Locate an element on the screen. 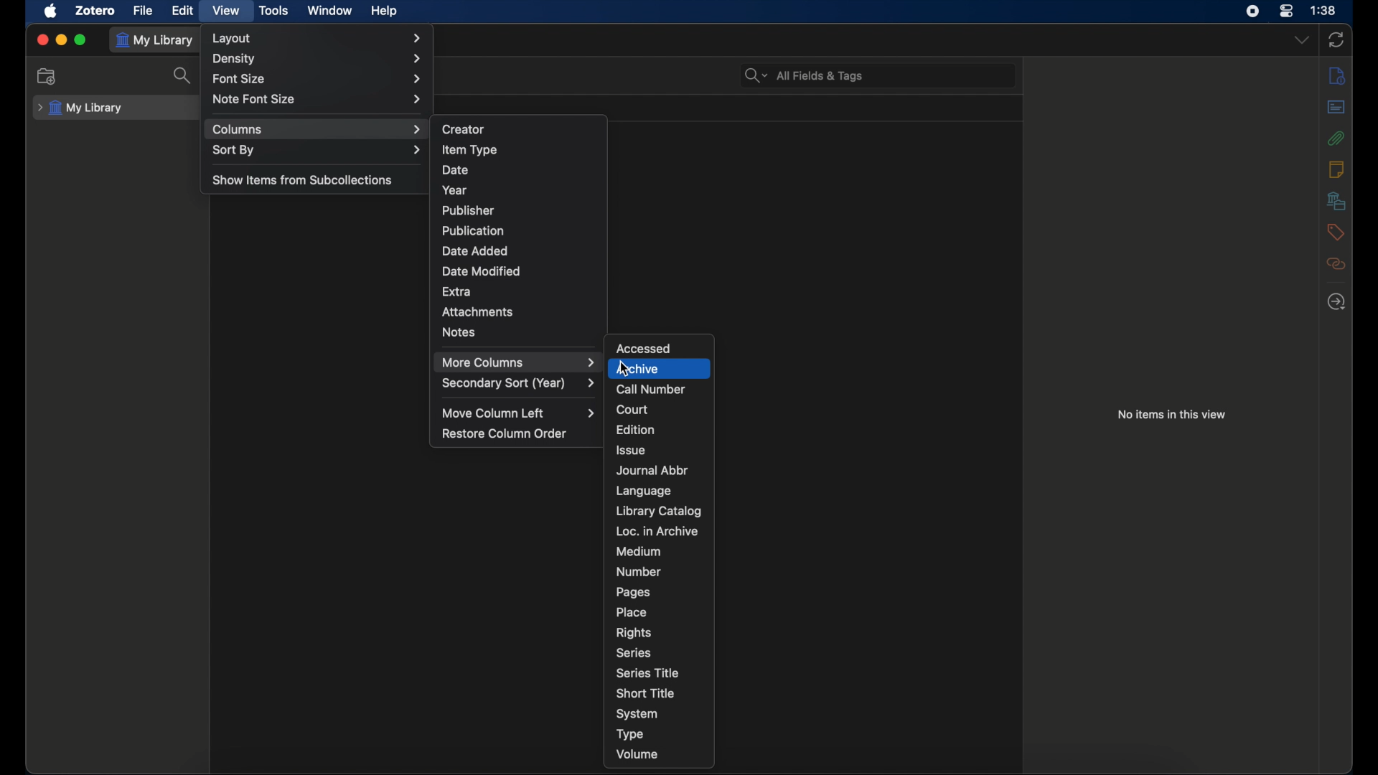 This screenshot has width=1378, height=775. window is located at coordinates (330, 11).